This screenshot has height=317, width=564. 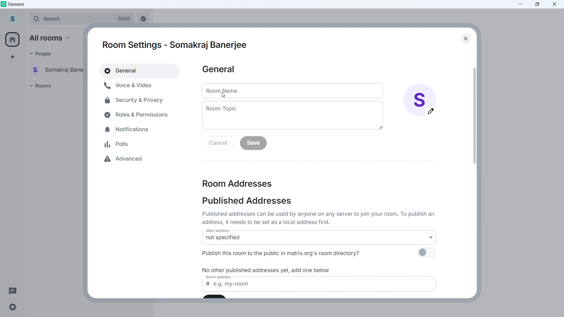 I want to click on cursor movement, so click(x=224, y=95).